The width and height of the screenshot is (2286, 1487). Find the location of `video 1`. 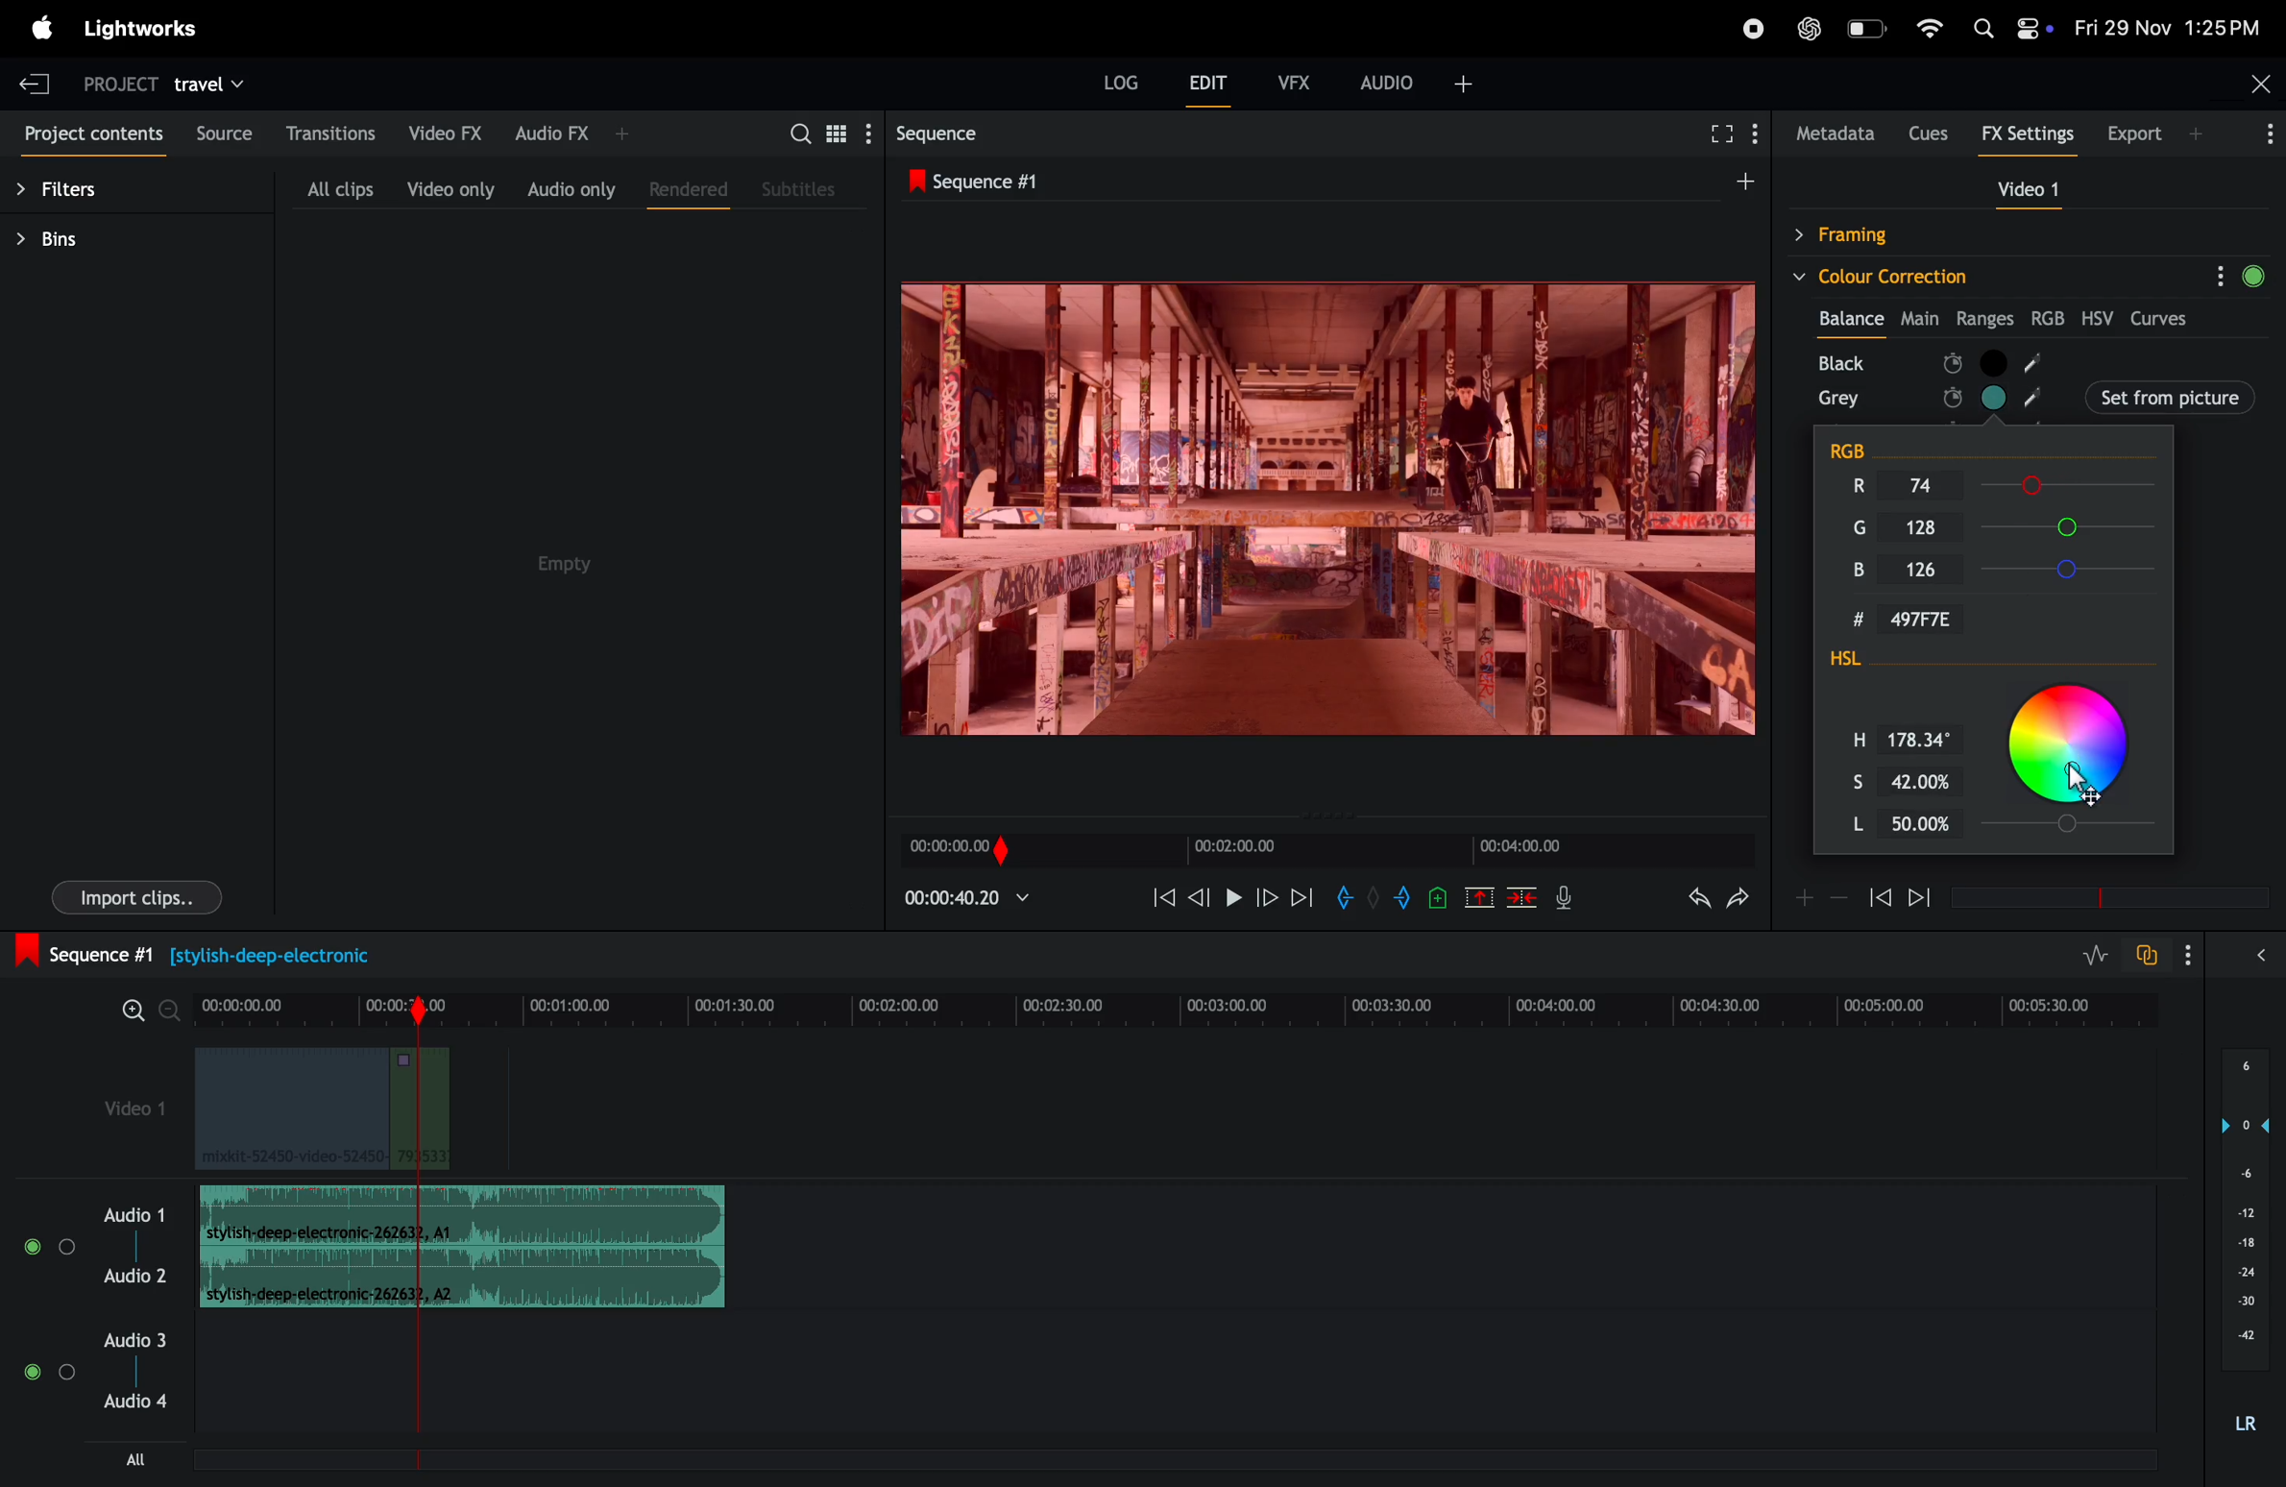

video 1 is located at coordinates (123, 1104).